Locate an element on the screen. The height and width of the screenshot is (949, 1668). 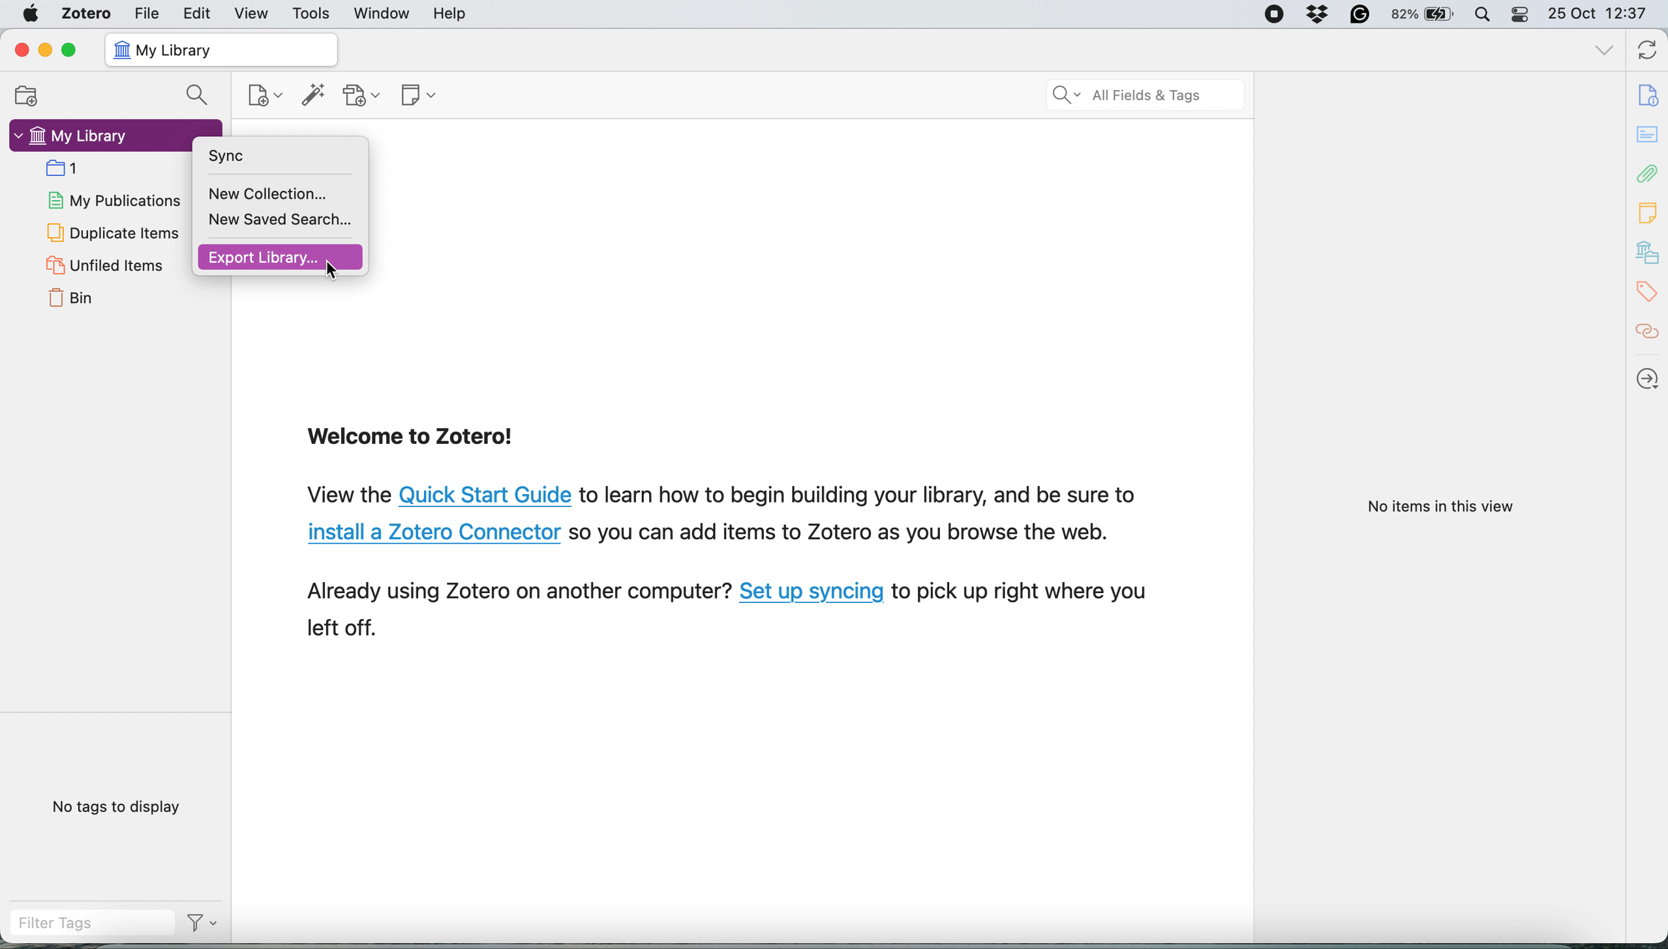
new note is located at coordinates (421, 96).